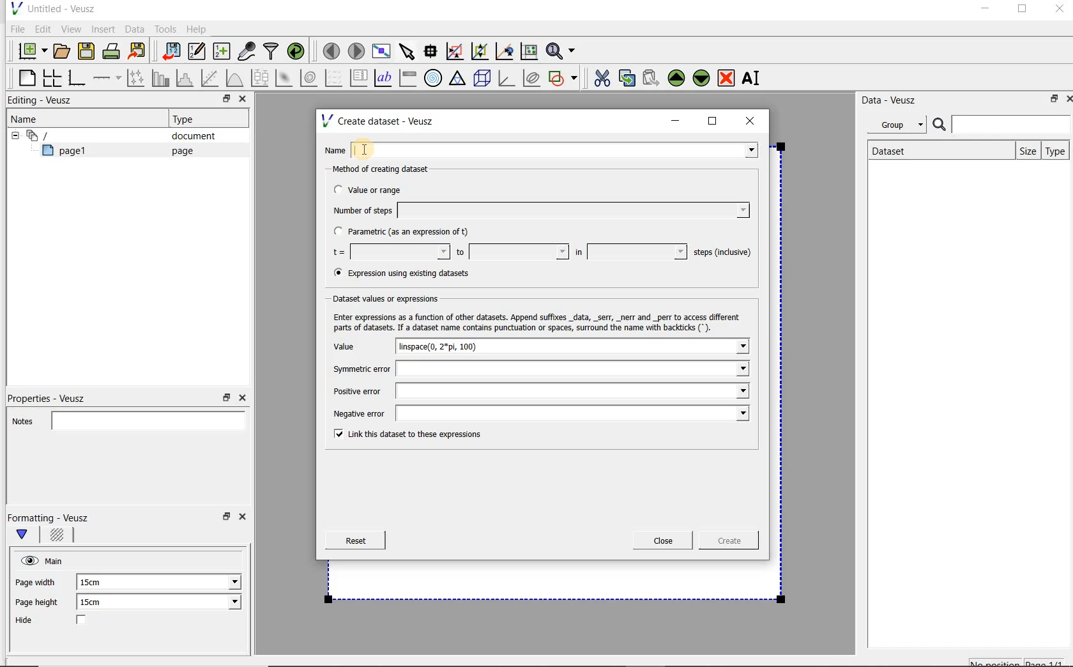 This screenshot has height=667, width=1073. I want to click on Close, so click(1067, 98).